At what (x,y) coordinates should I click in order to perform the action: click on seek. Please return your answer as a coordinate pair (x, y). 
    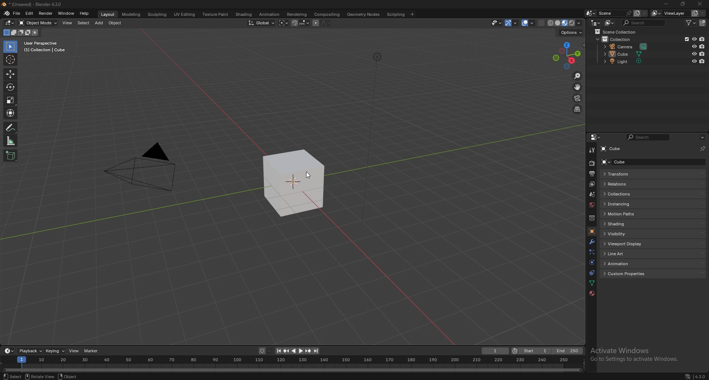
    Looking at the image, I should click on (293, 365).